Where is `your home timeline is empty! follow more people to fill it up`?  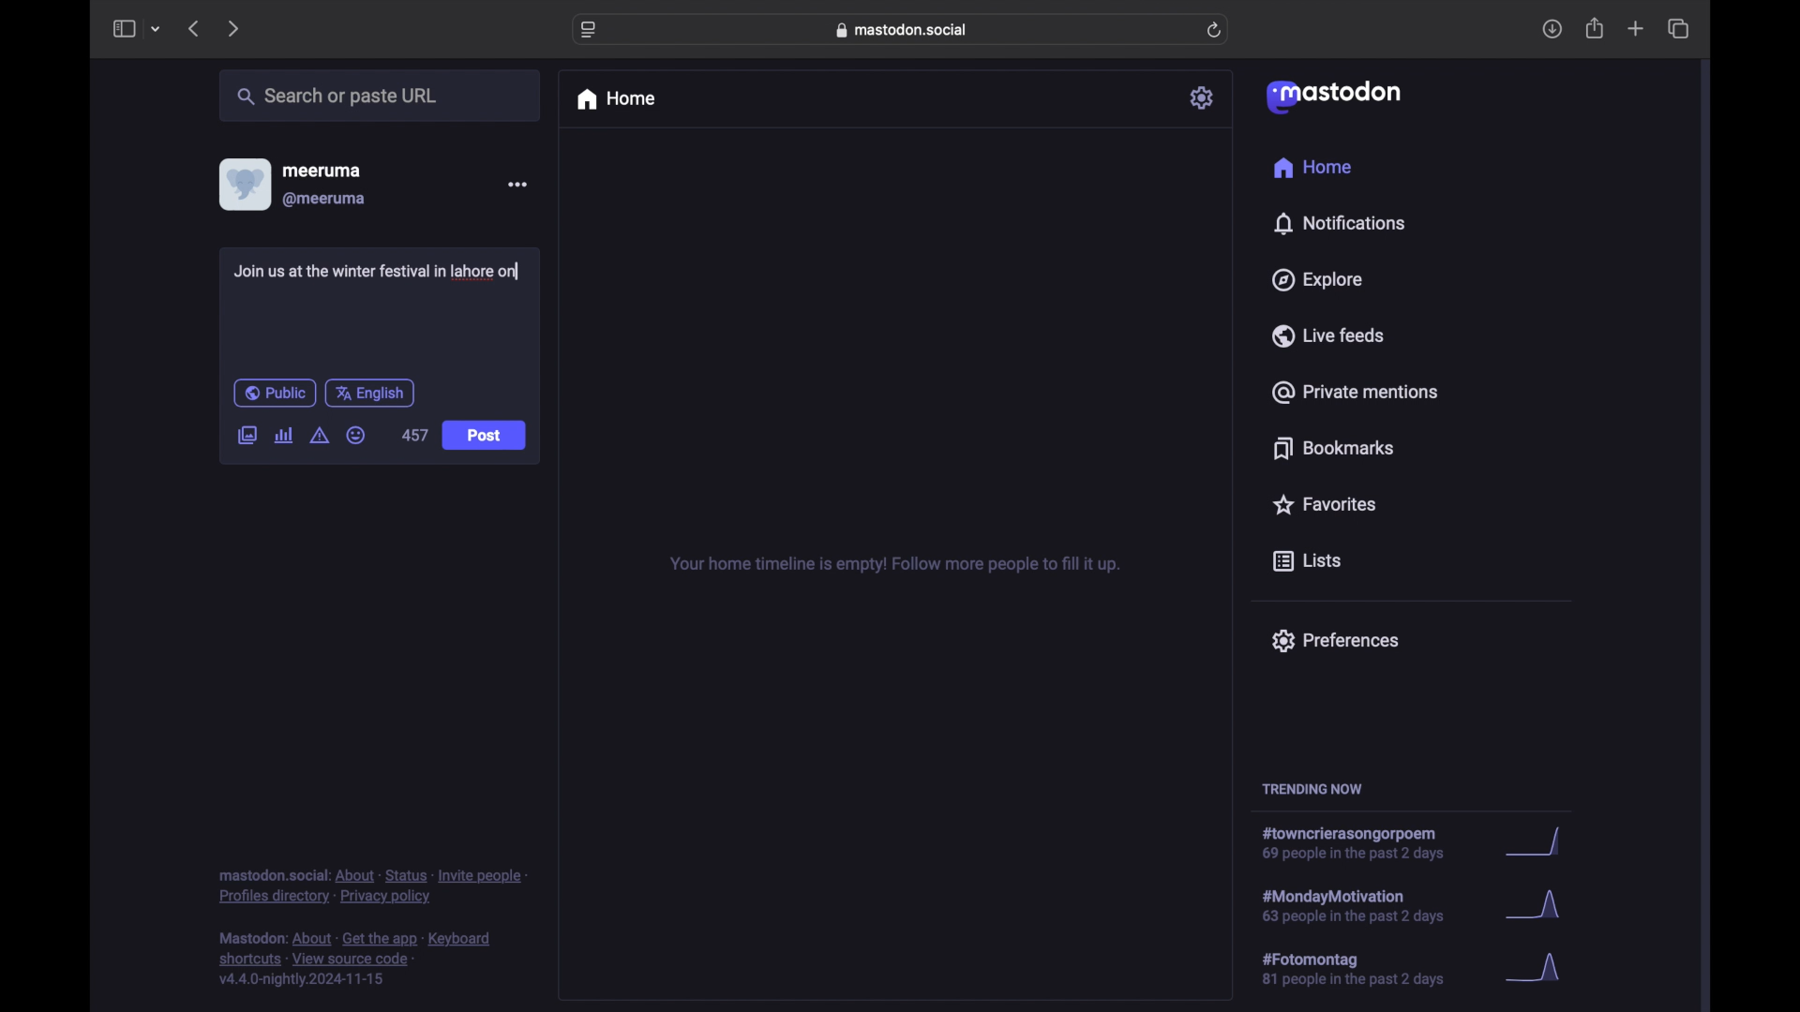 your home timeline is empty! follow more people to fill it up is located at coordinates (894, 565).